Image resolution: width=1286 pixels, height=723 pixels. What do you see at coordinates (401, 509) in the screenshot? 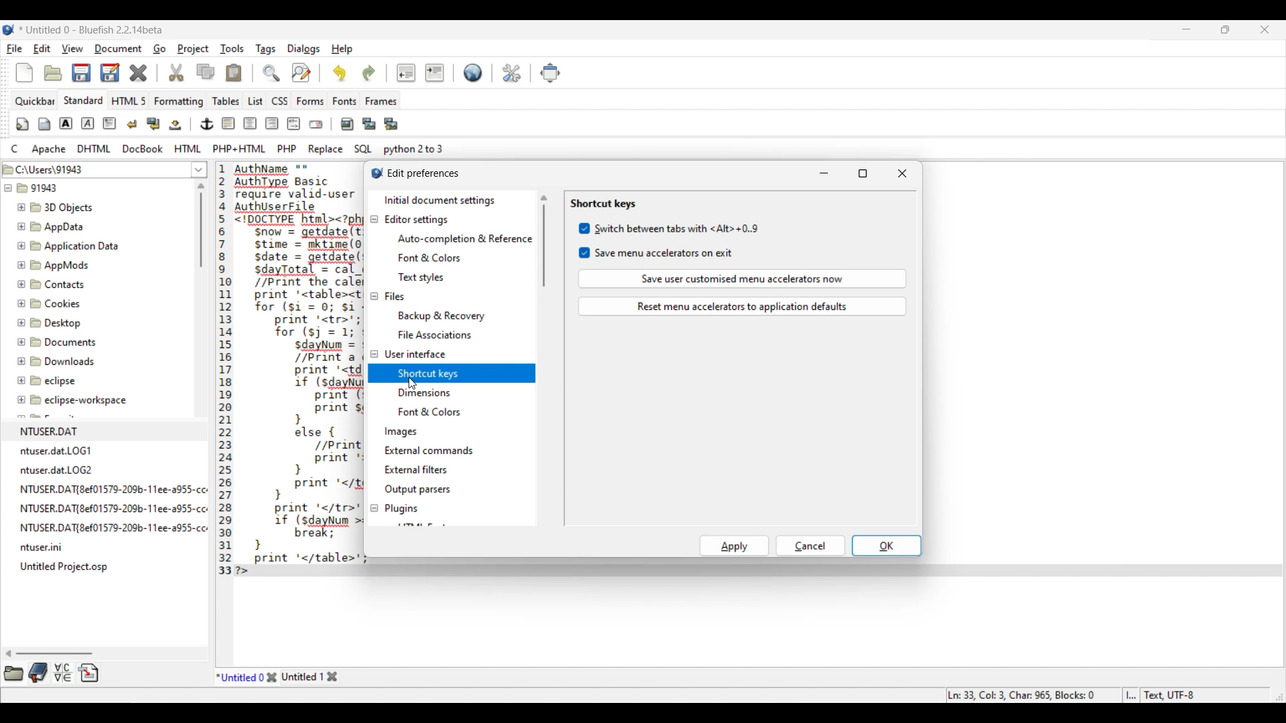
I see `Plugins` at bounding box center [401, 509].